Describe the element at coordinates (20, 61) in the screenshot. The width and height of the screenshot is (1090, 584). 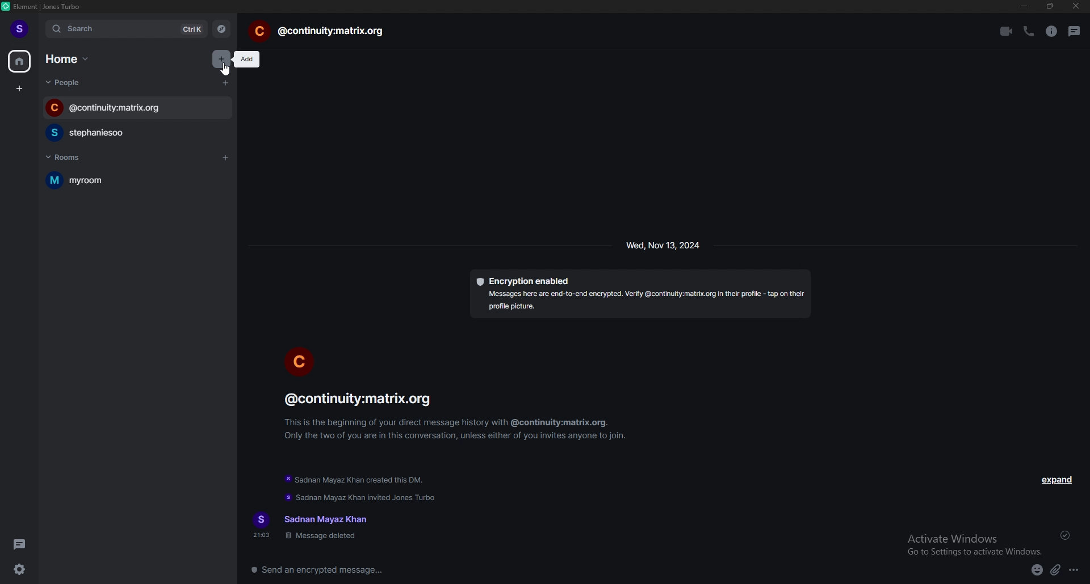
I see `home` at that location.